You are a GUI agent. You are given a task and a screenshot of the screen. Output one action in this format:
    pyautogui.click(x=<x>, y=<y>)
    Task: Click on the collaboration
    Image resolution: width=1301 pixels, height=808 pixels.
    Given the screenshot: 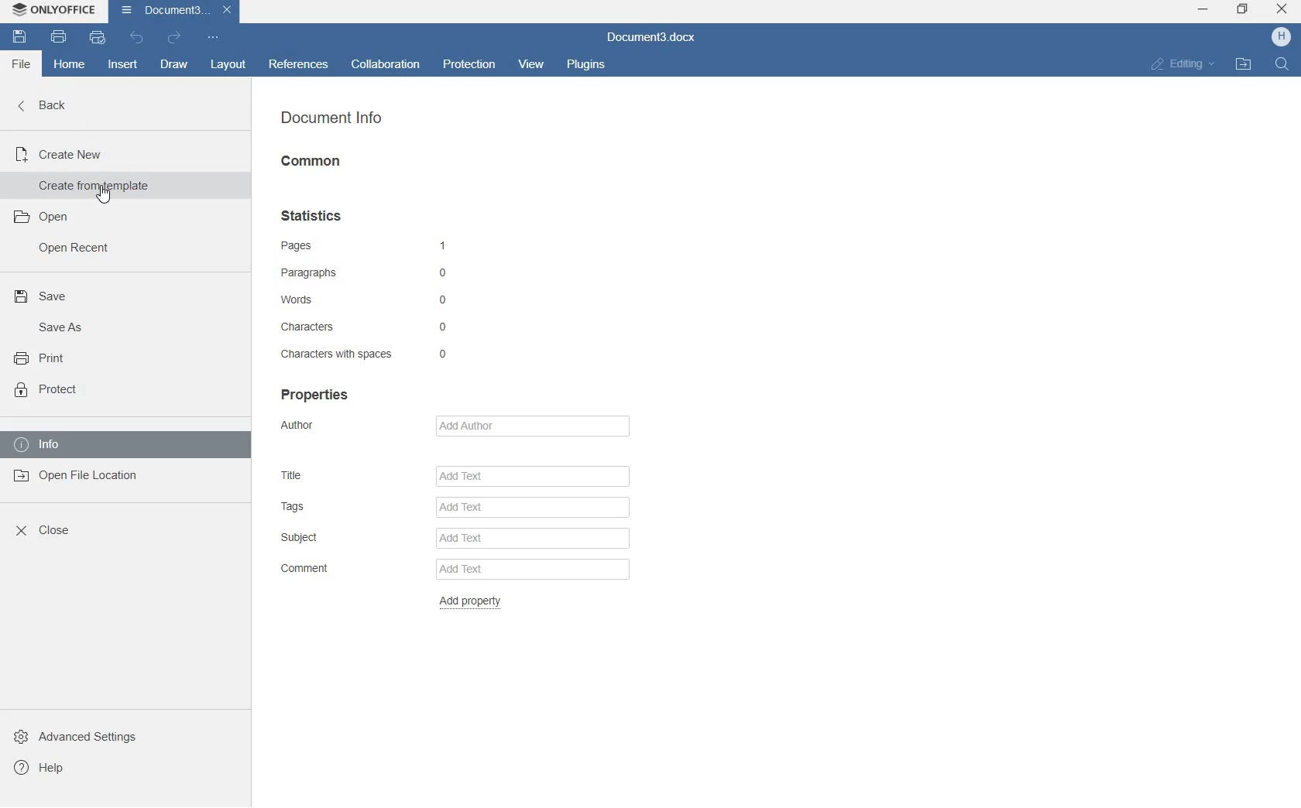 What is the action you would take?
    pyautogui.click(x=385, y=65)
    